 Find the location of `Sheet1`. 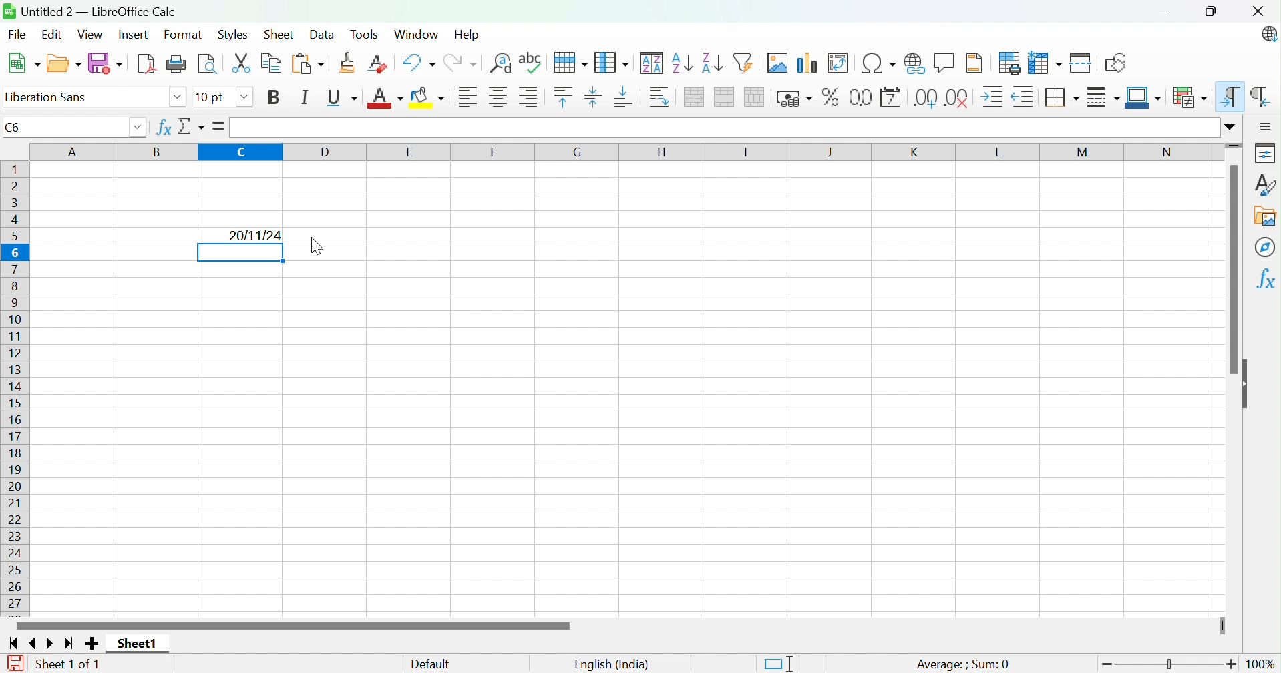

Sheet1 is located at coordinates (140, 642).